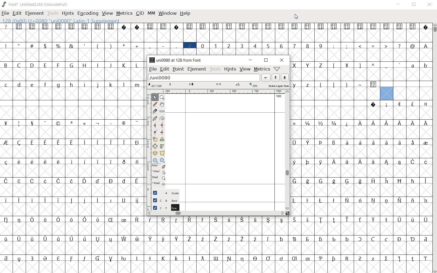  What do you see at coordinates (399, 46) in the screenshot?
I see `glyph` at bounding box center [399, 46].